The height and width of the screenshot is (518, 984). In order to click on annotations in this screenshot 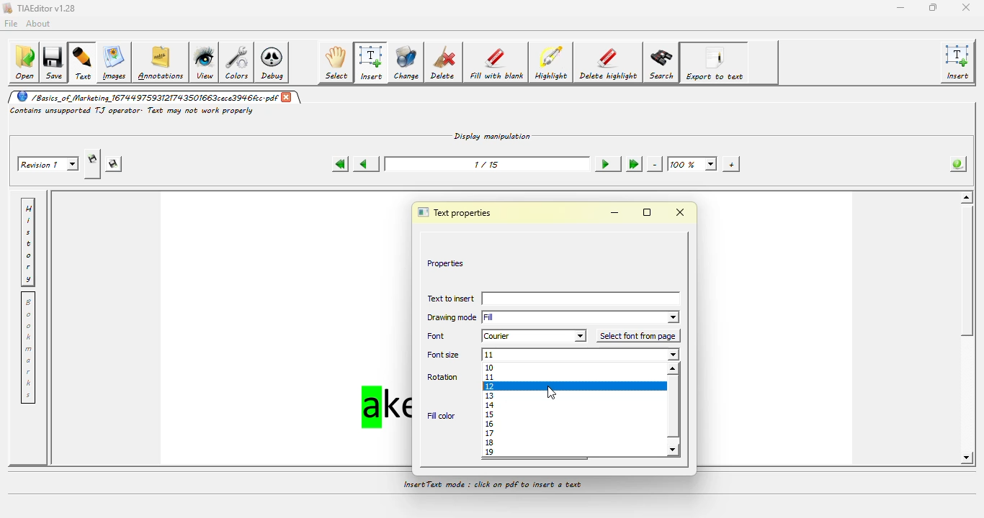, I will do `click(162, 62)`.